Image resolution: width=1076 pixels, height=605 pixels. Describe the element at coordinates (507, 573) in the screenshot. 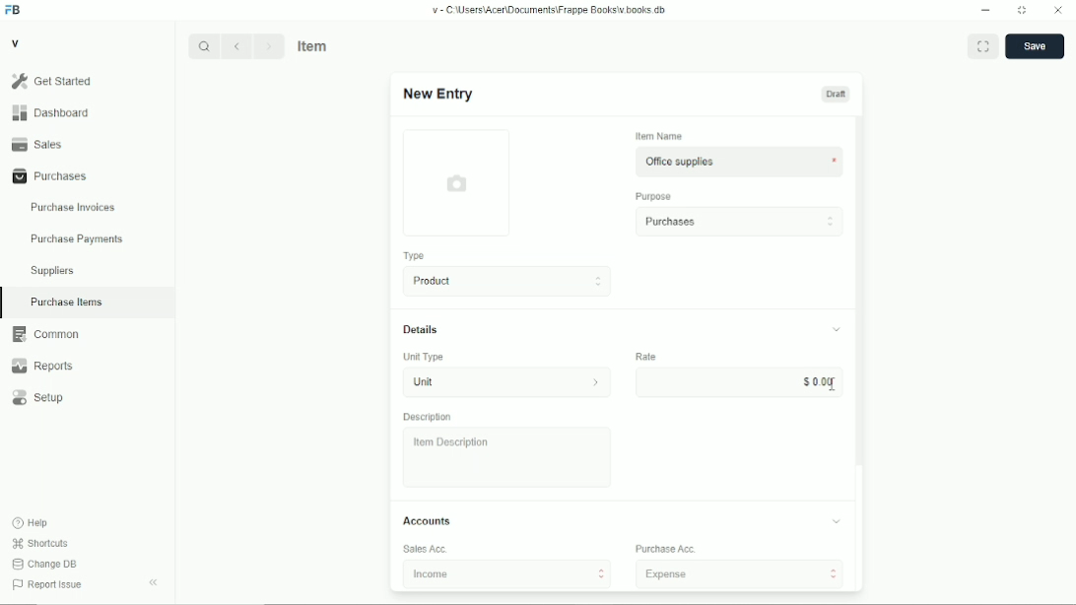

I see `income` at that location.